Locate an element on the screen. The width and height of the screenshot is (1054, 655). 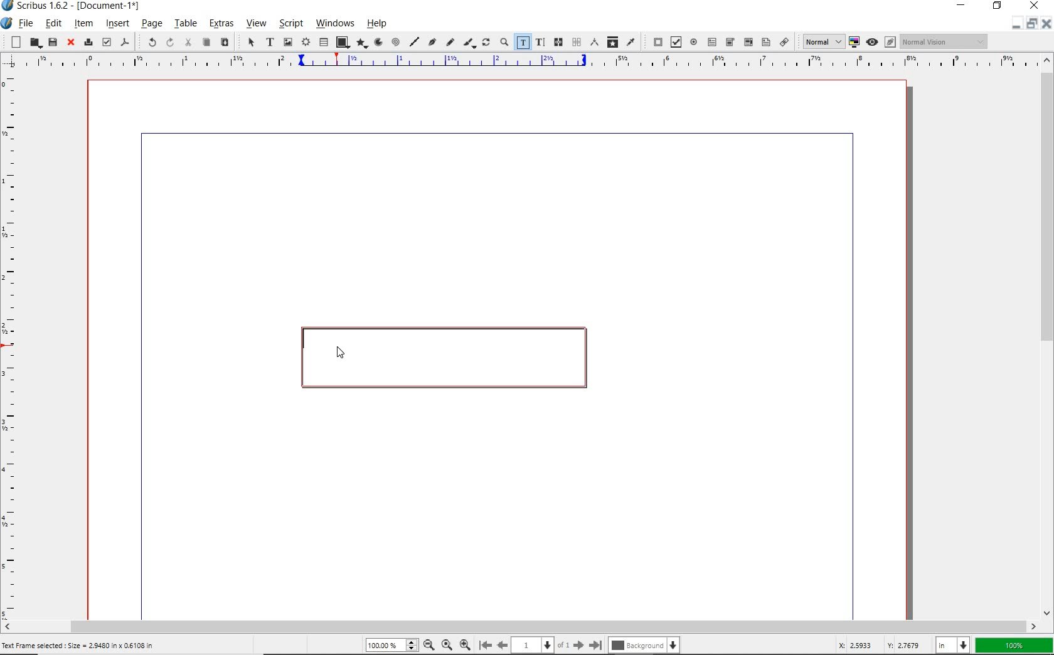
scrollbar is located at coordinates (520, 626).